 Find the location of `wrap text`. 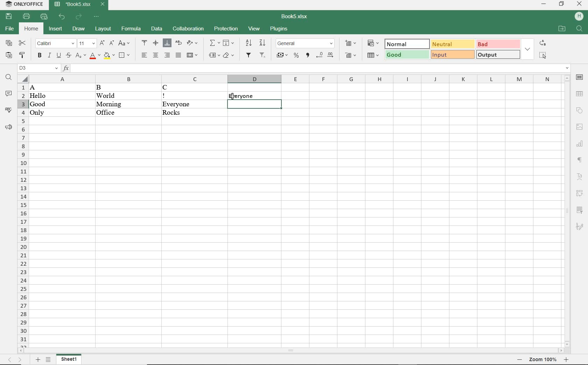

wrap text is located at coordinates (178, 44).